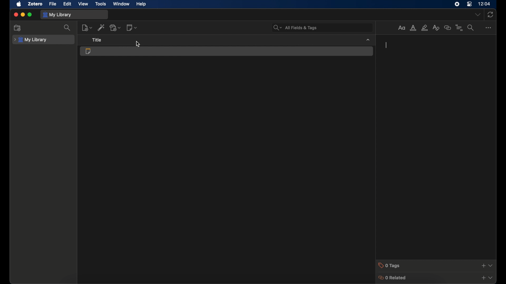 This screenshot has width=506, height=284. What do you see at coordinates (138, 44) in the screenshot?
I see `cursor` at bounding box center [138, 44].